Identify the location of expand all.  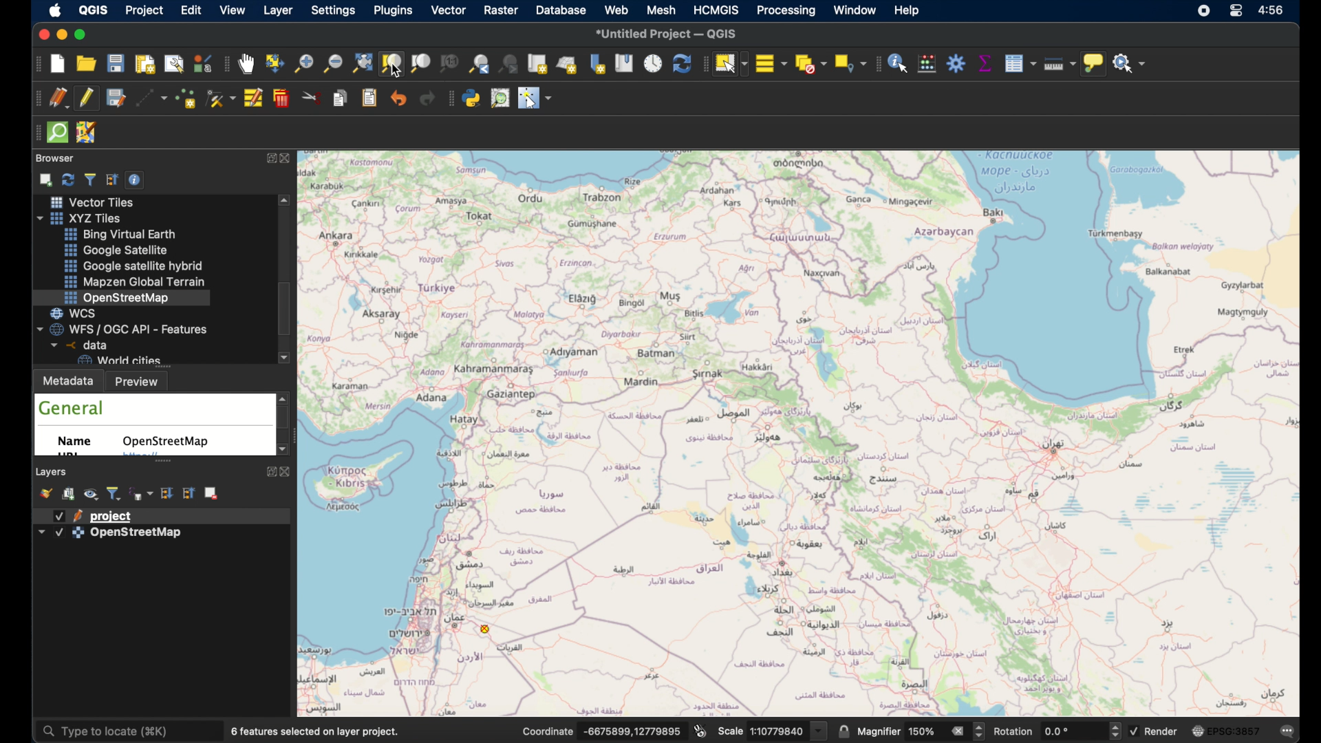
(167, 493).